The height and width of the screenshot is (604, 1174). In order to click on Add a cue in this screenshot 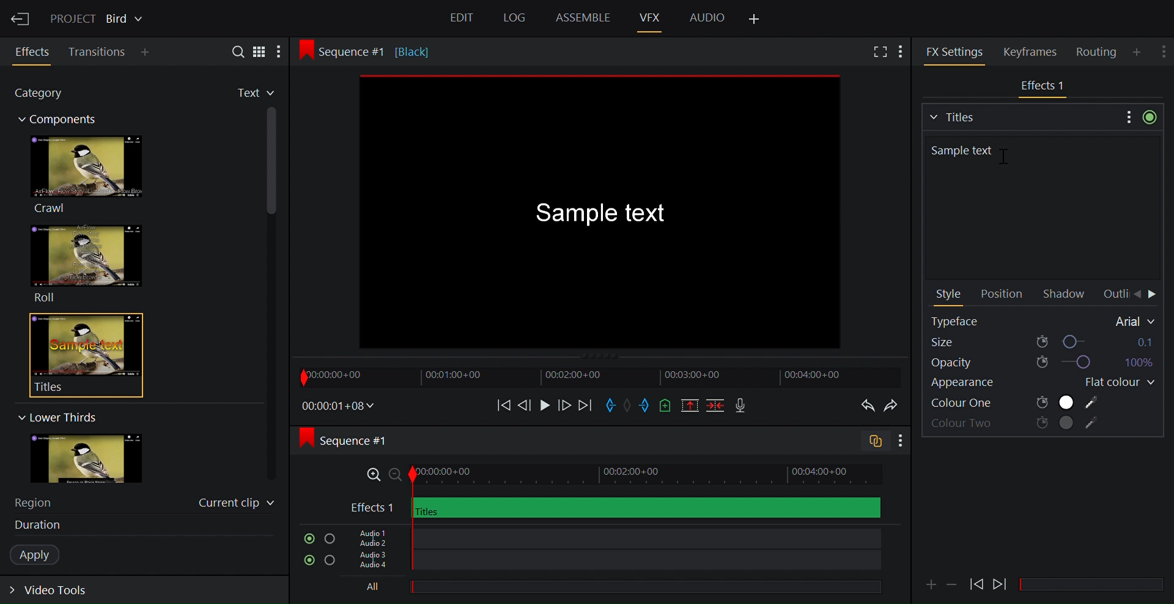, I will do `click(665, 407)`.